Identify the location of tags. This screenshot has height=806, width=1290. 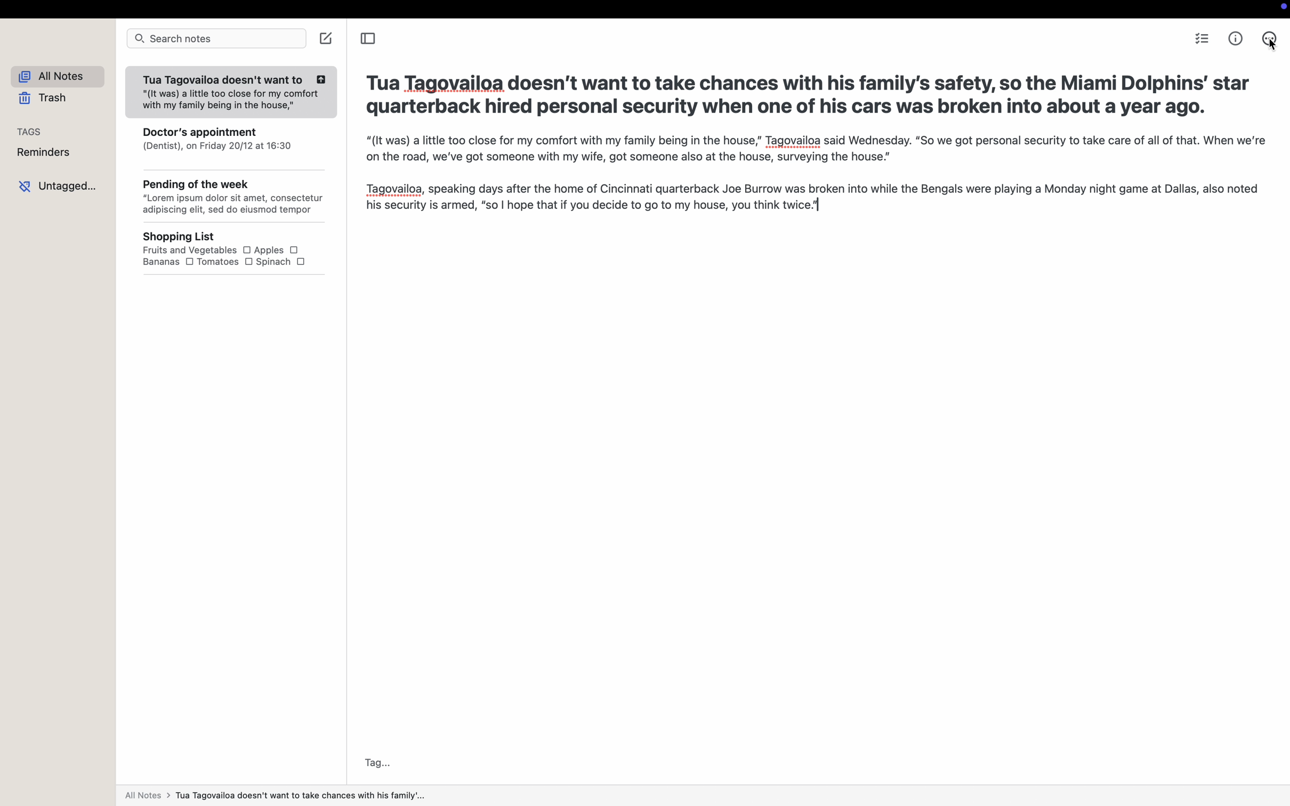
(25, 131).